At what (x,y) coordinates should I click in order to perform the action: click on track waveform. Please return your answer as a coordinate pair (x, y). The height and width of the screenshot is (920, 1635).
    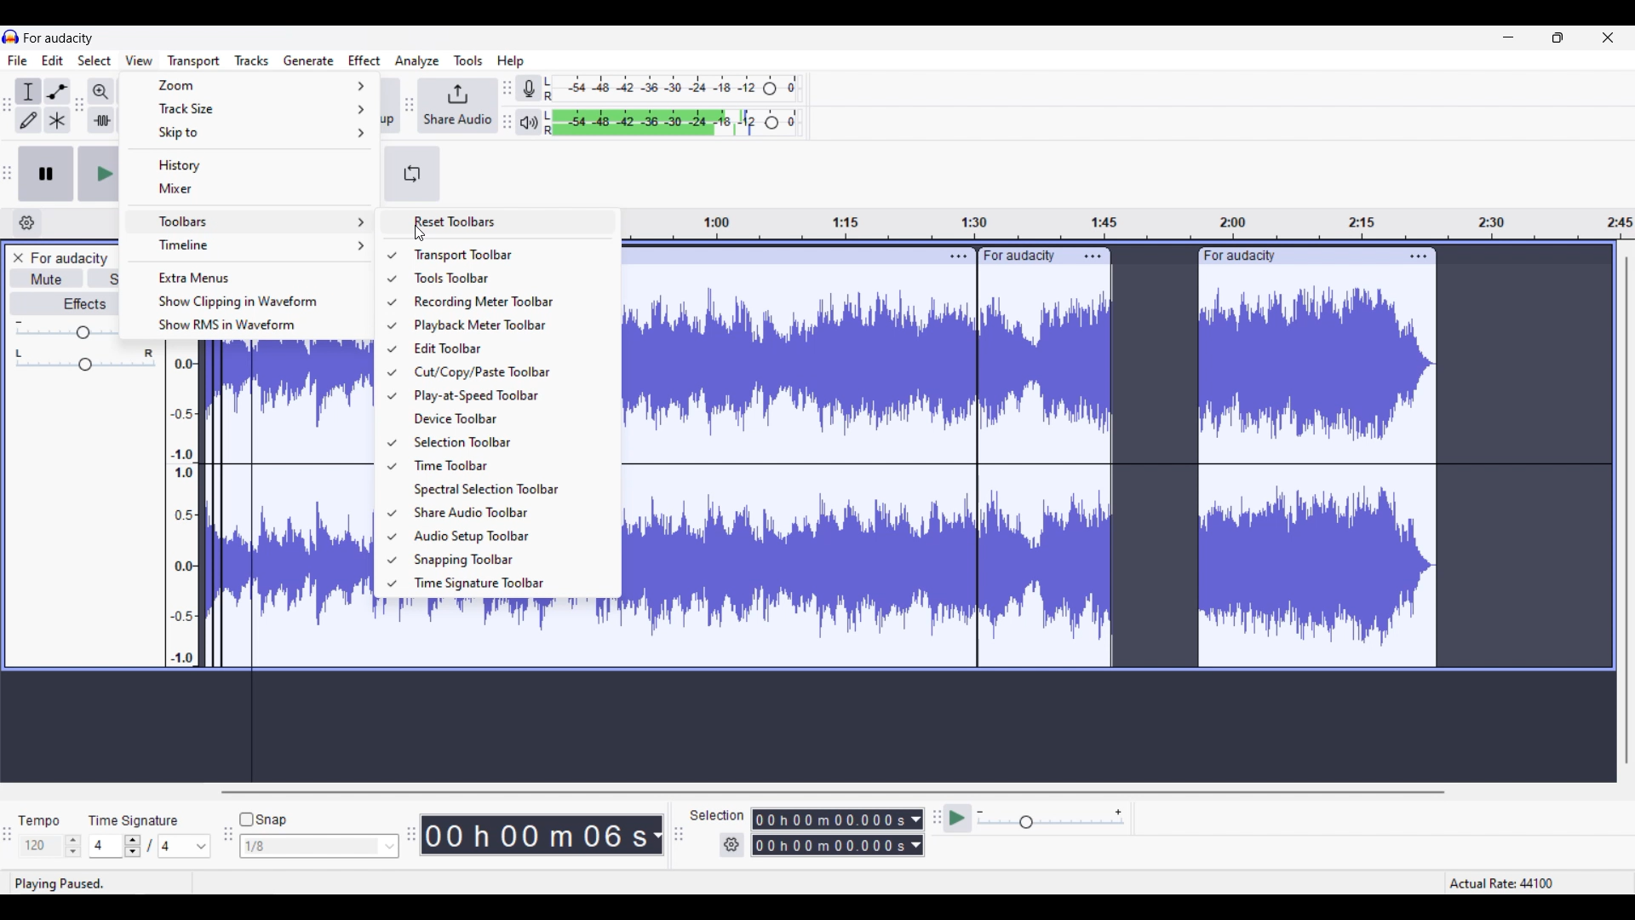
    Looking at the image, I should click on (1034, 476).